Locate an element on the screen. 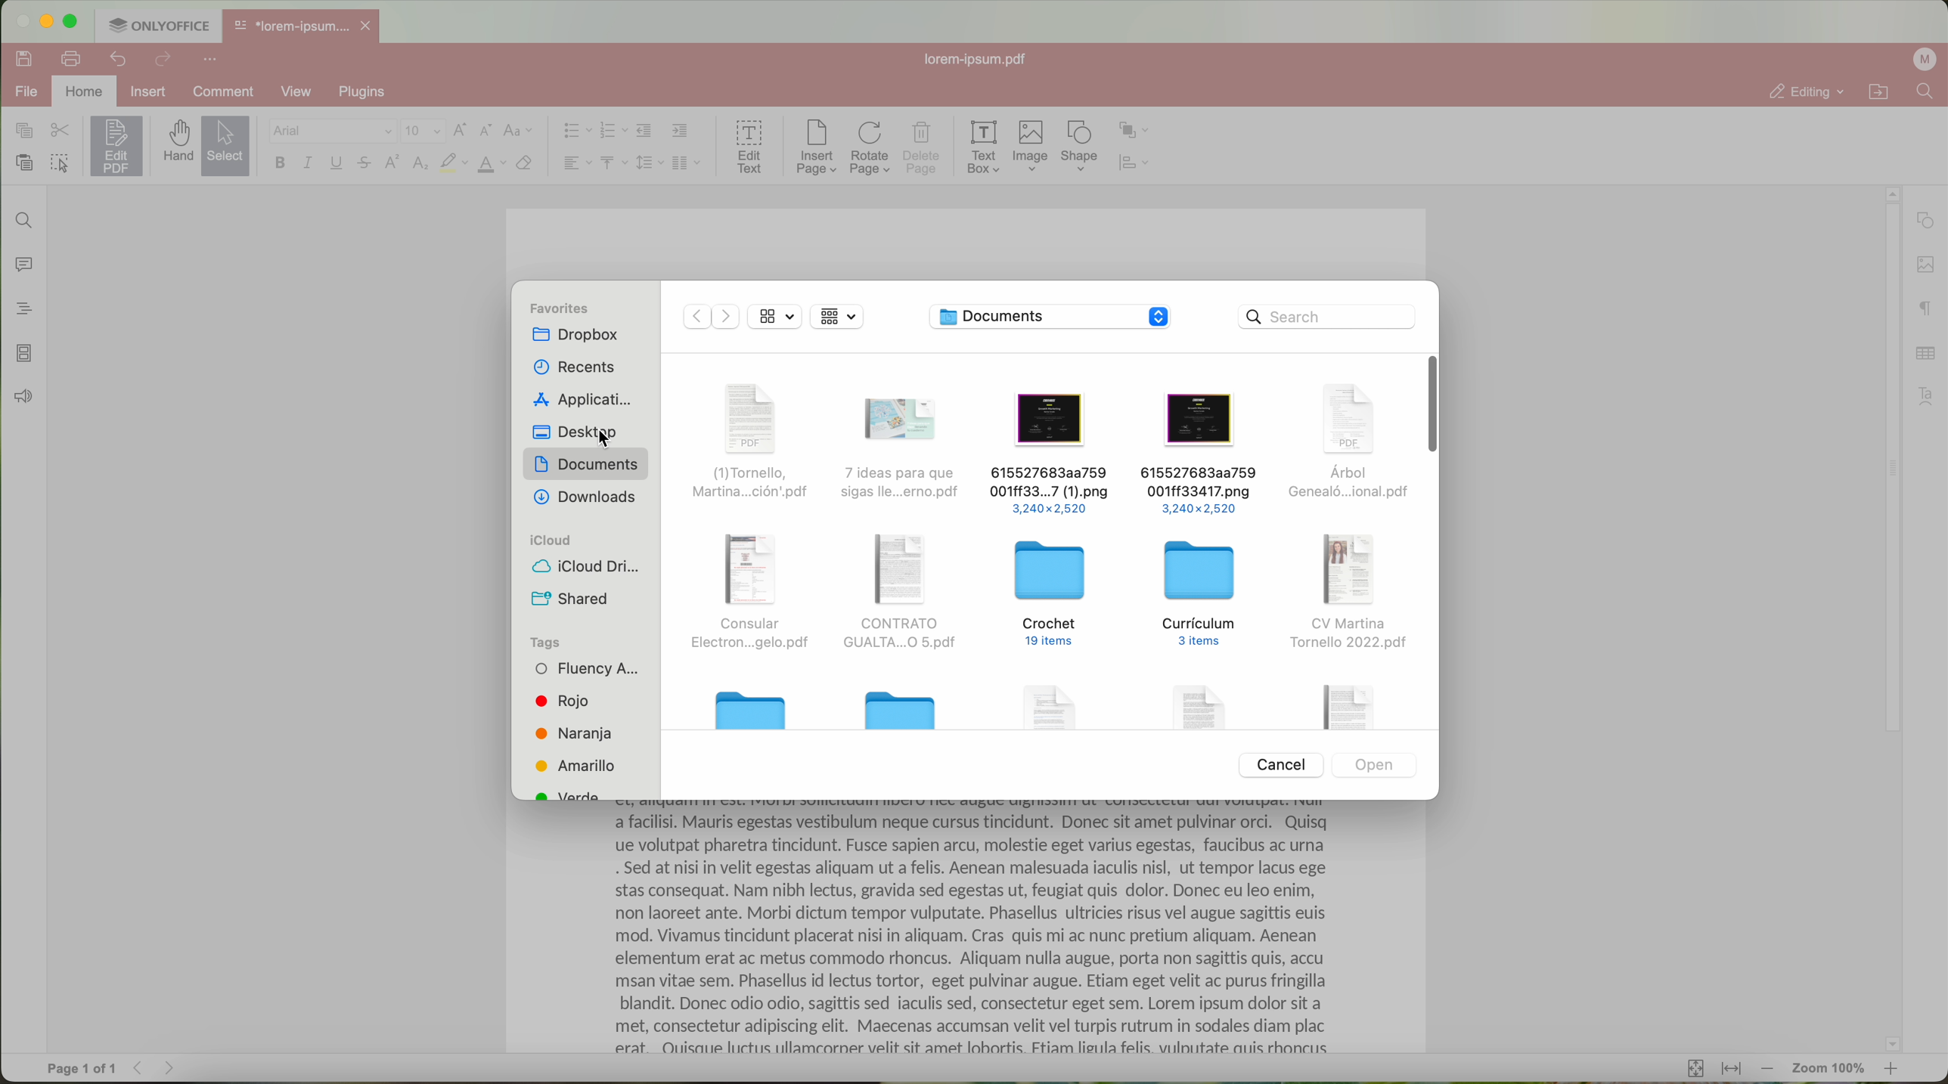 The width and height of the screenshot is (1948, 1084). zoom out is located at coordinates (1768, 1069).